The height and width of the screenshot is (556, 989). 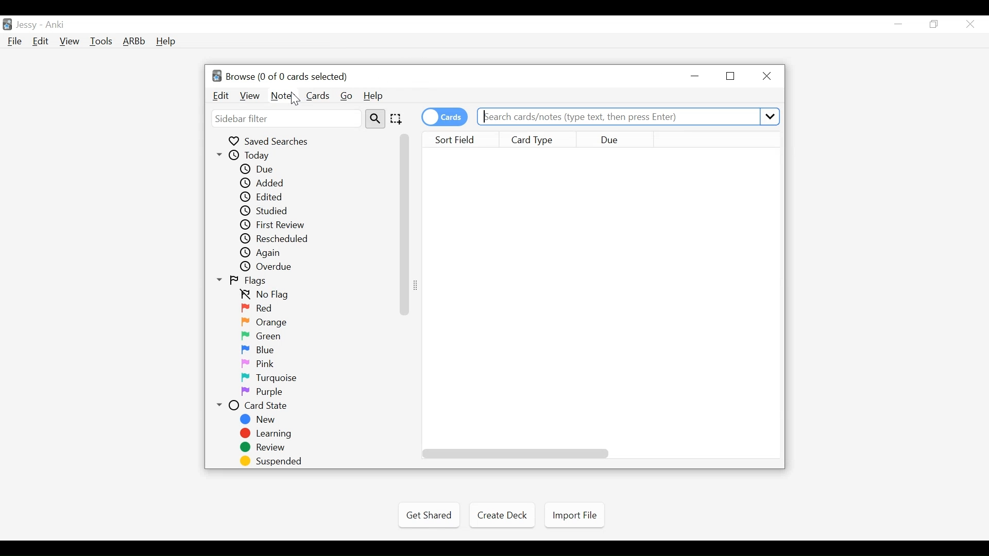 I want to click on Learning, so click(x=269, y=433).